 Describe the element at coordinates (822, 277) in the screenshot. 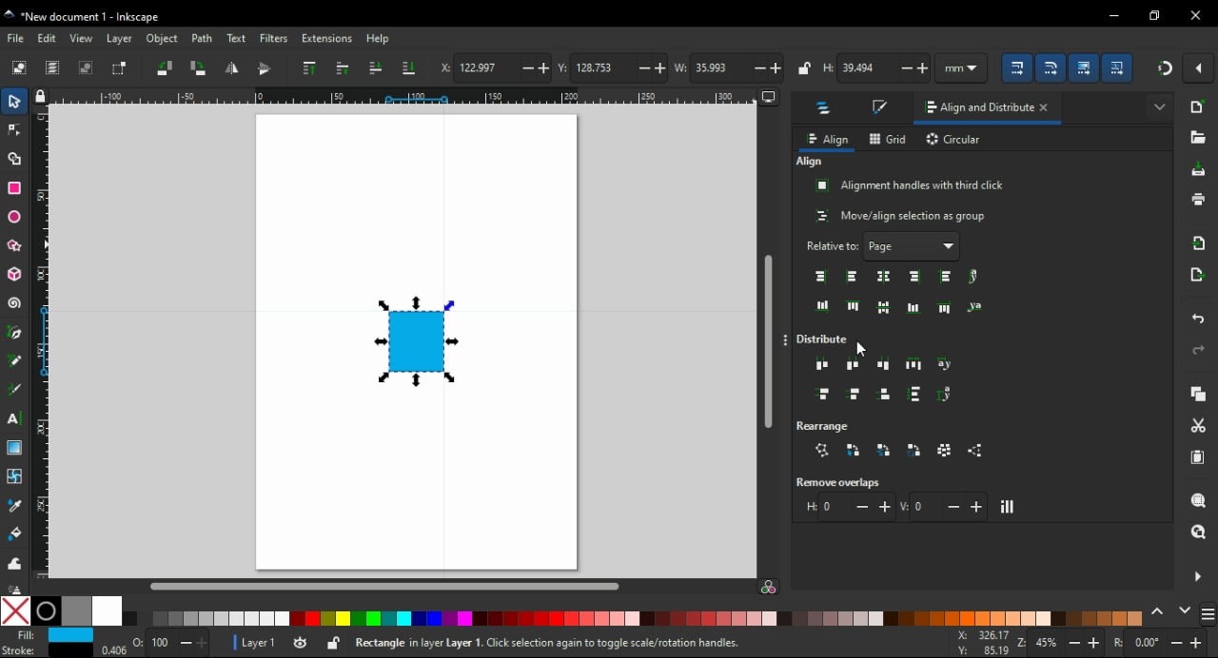

I see `align right edge of objects to left edge of anchor` at that location.